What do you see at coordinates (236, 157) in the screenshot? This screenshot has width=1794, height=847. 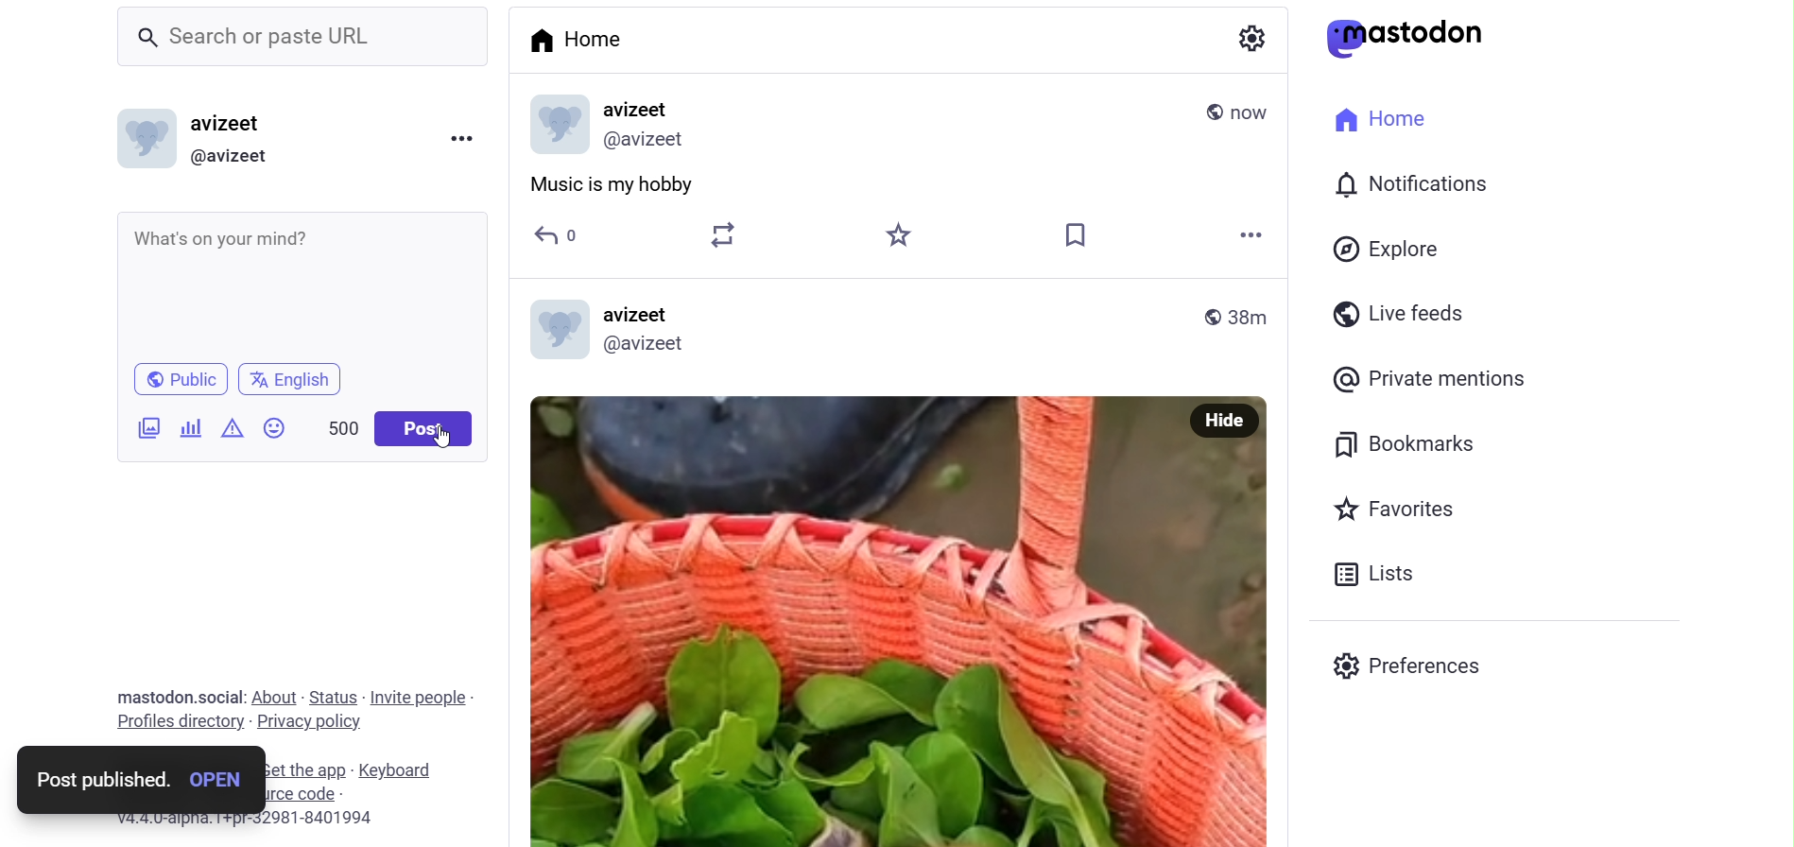 I see `@avizeet` at bounding box center [236, 157].